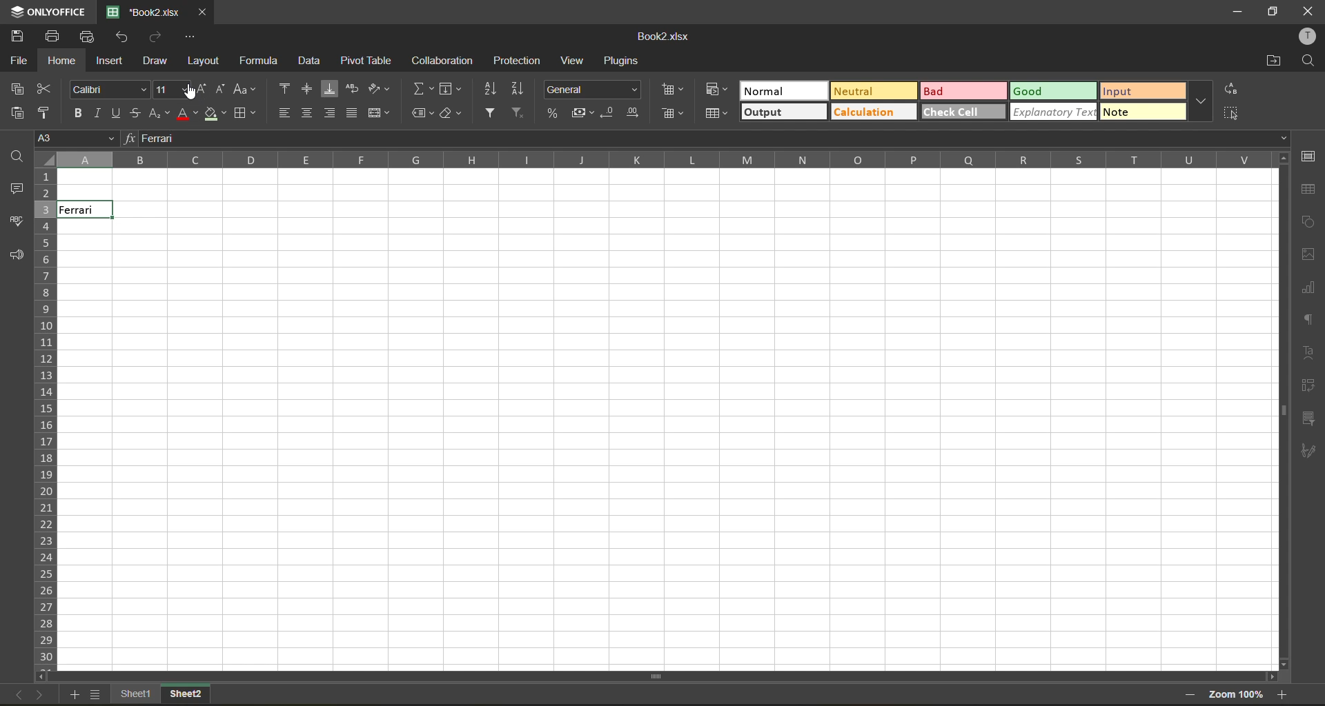 The image size is (1325, 706). What do you see at coordinates (1054, 92) in the screenshot?
I see `good` at bounding box center [1054, 92].